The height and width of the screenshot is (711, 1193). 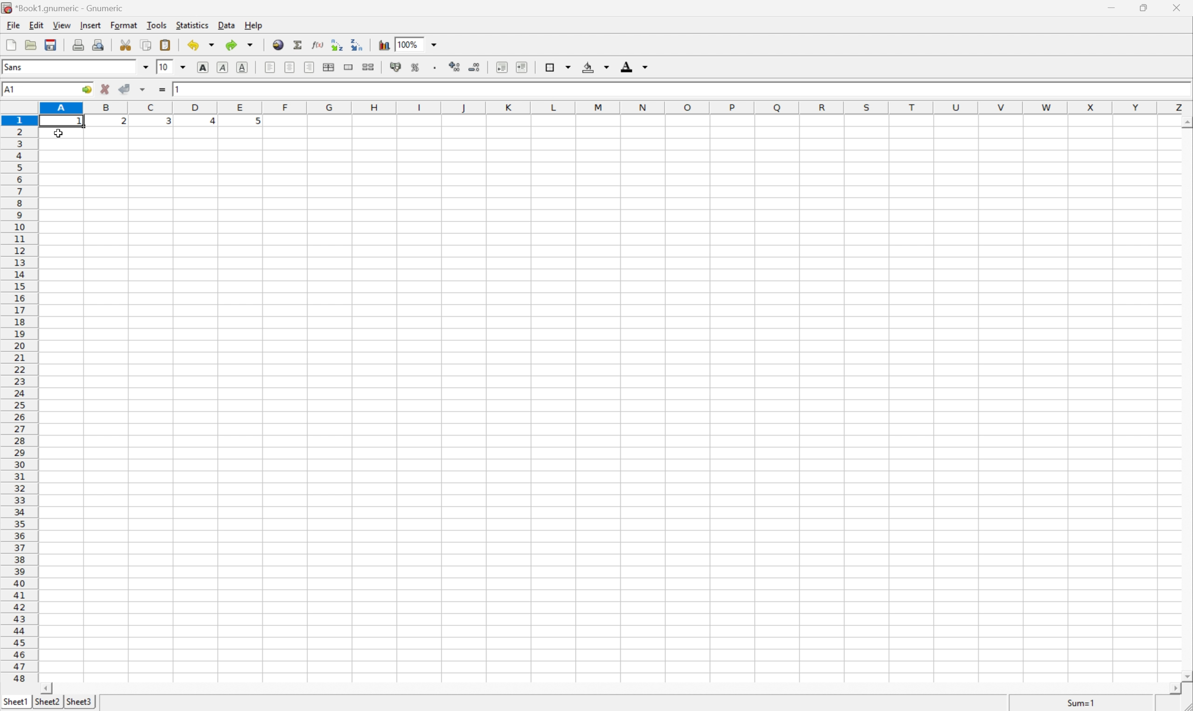 I want to click on borders, so click(x=559, y=66).